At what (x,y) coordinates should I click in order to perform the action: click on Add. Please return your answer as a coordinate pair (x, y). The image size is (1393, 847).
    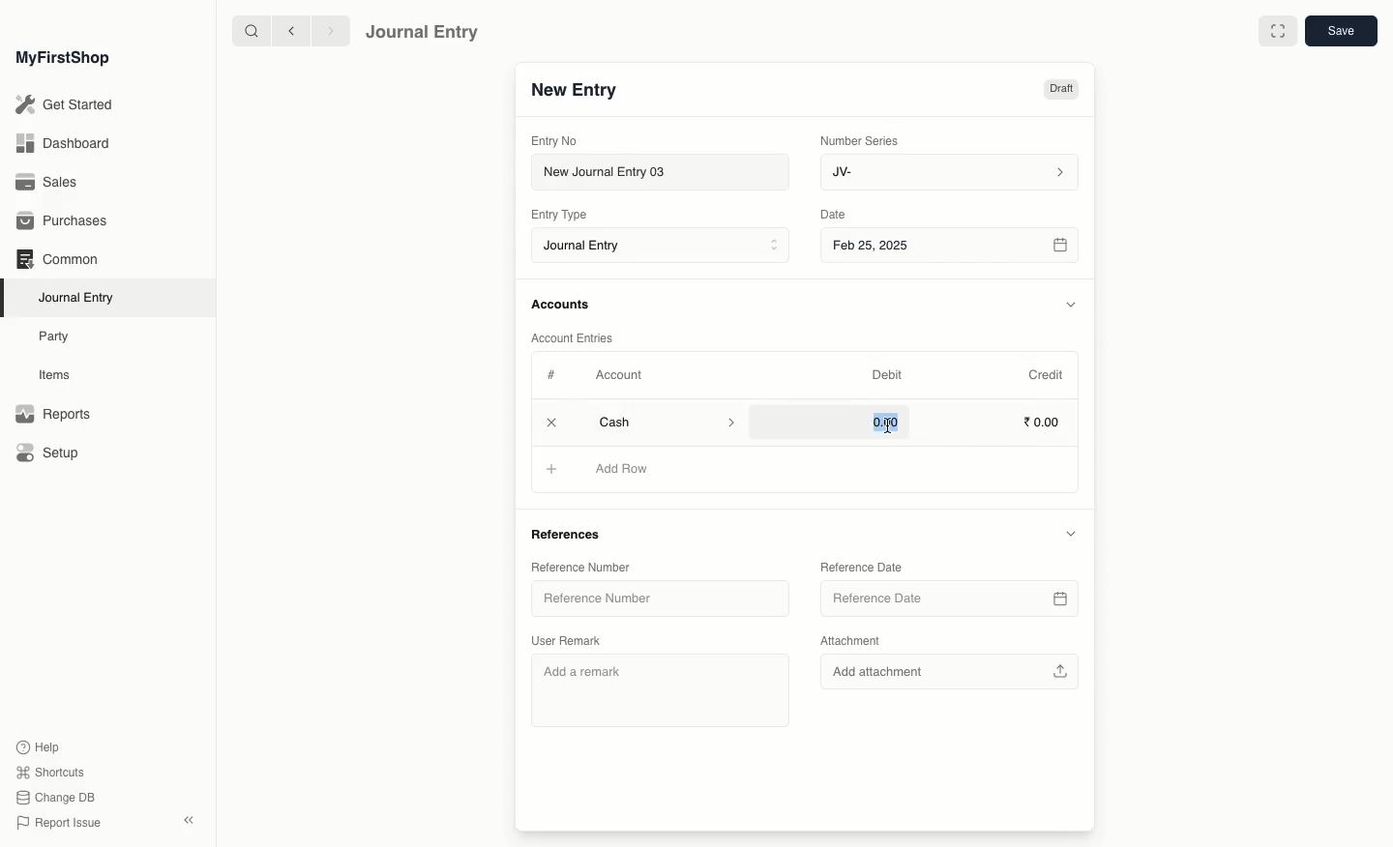
    Looking at the image, I should click on (551, 470).